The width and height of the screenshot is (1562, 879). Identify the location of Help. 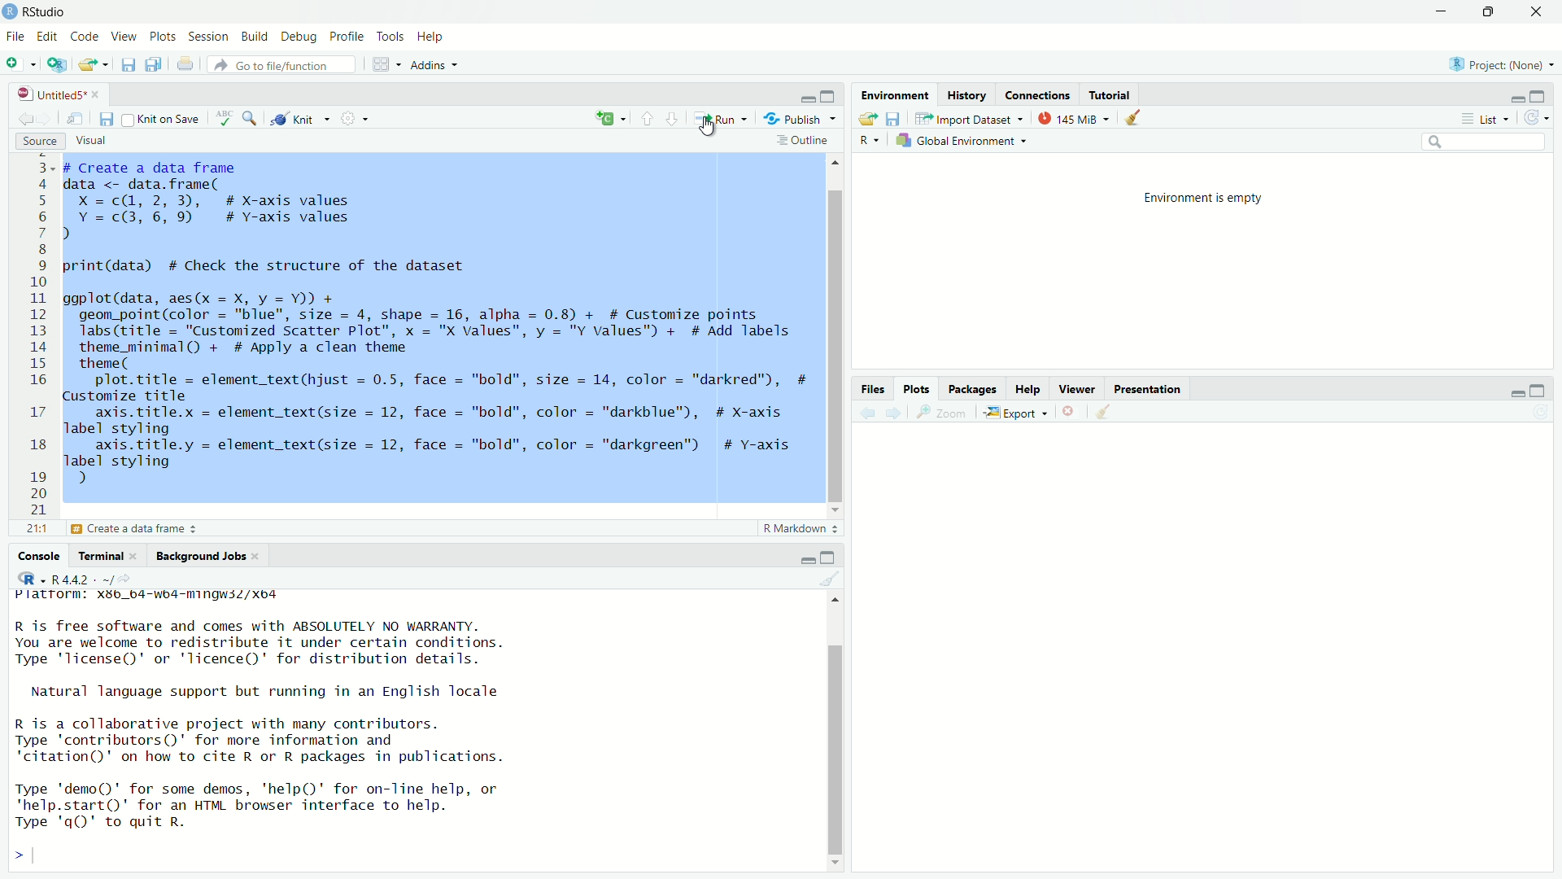
(1025, 391).